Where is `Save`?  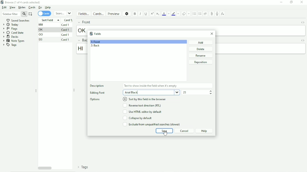
Save is located at coordinates (164, 131).